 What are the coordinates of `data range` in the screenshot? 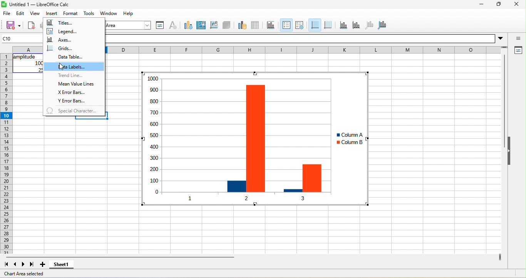 It's located at (241, 25).